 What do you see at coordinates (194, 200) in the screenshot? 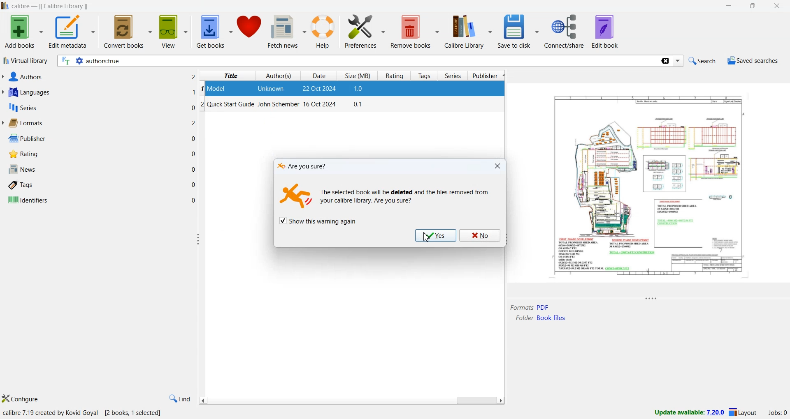
I see `0` at bounding box center [194, 200].